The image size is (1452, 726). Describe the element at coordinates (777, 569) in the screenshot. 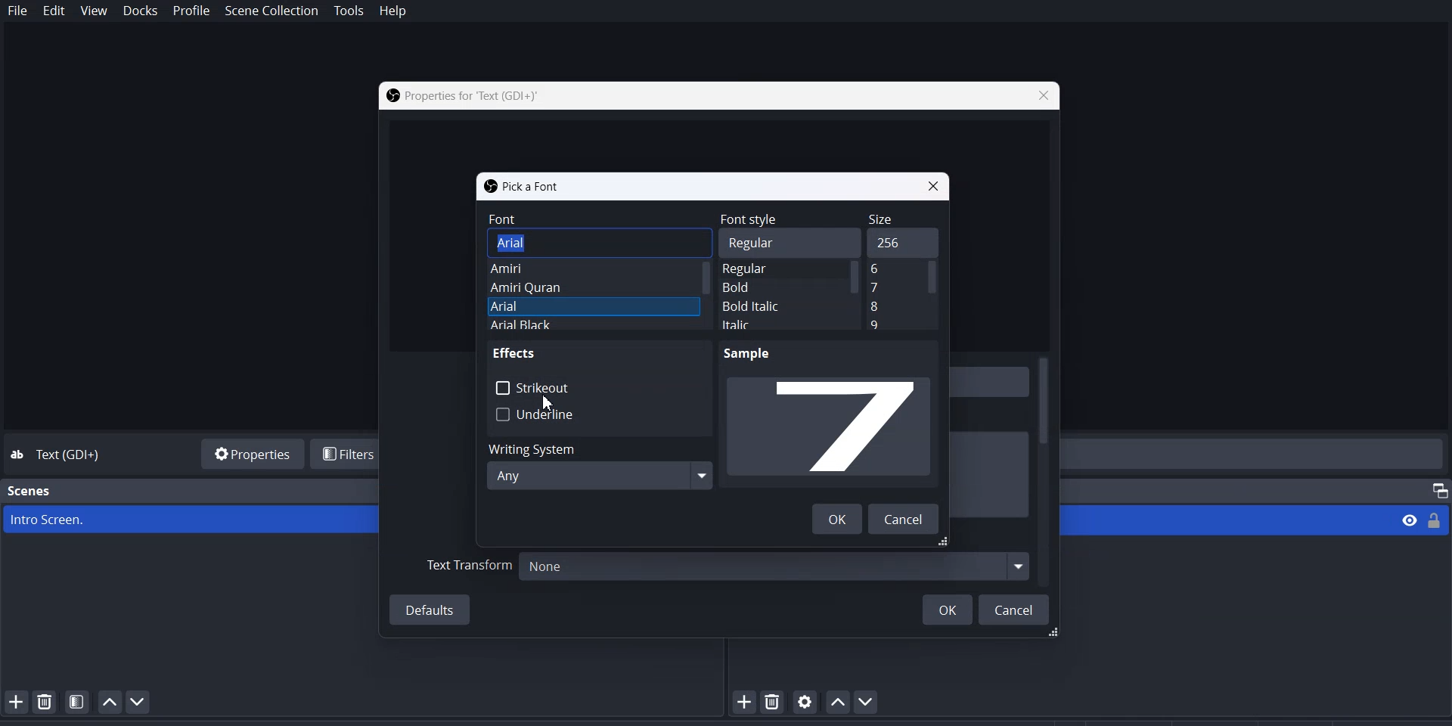

I see `None` at that location.